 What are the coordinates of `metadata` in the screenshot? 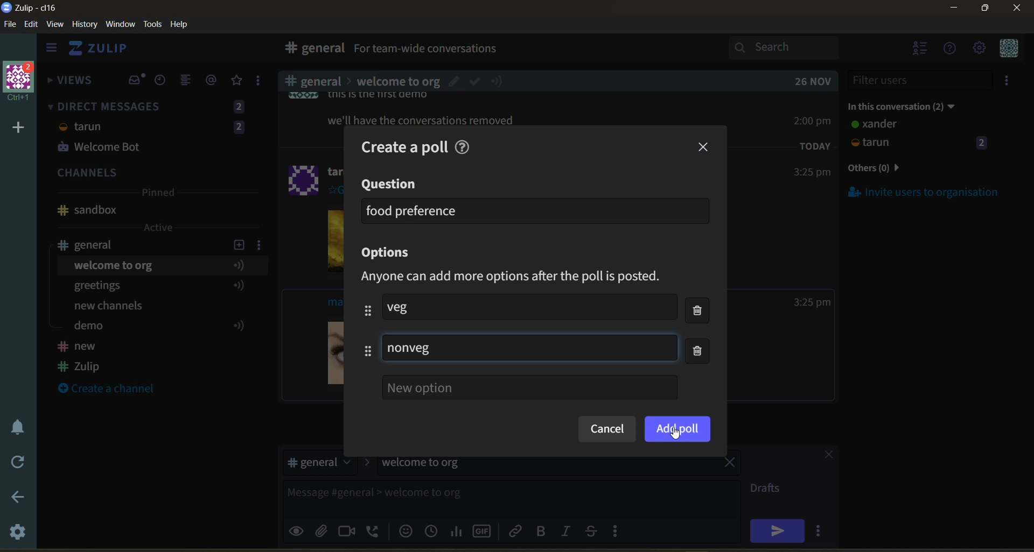 It's located at (521, 277).